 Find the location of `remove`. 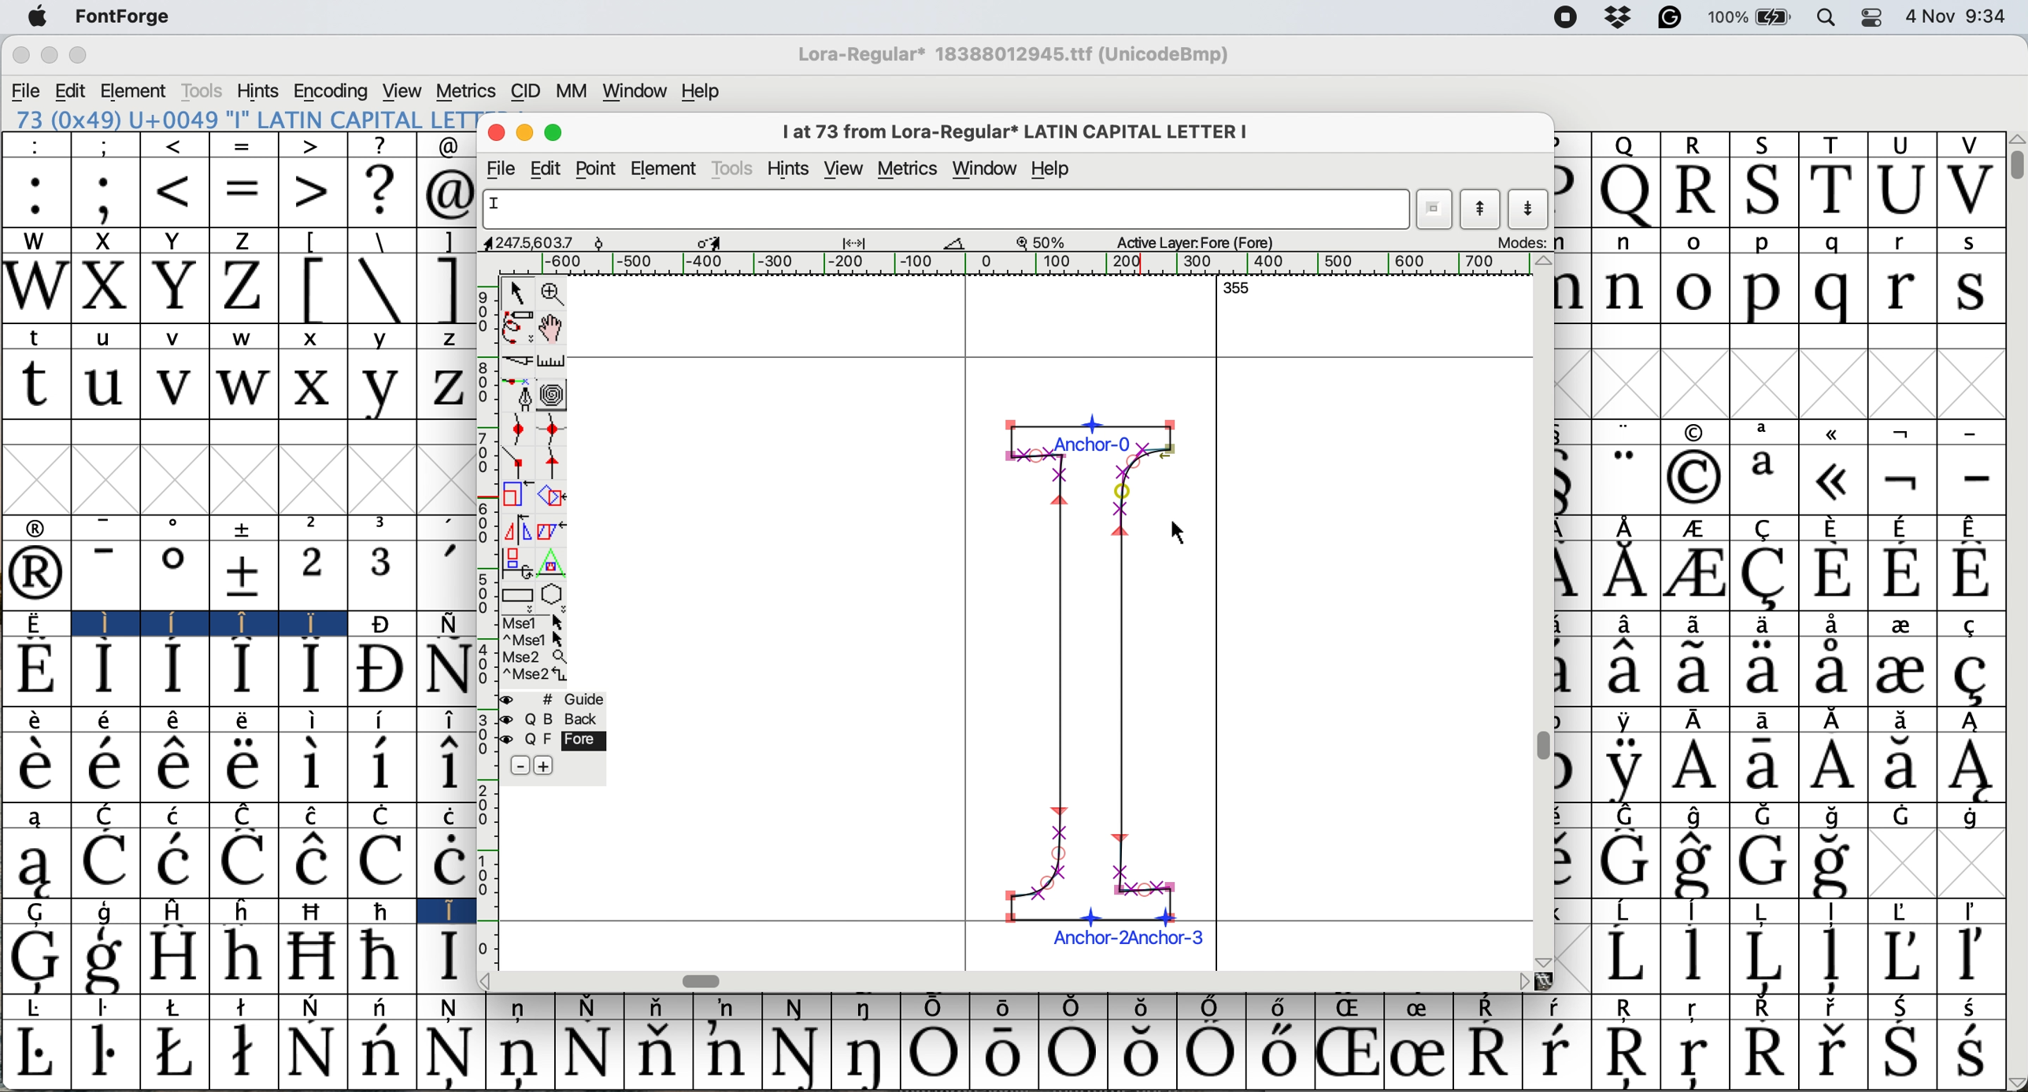

remove is located at coordinates (520, 766).